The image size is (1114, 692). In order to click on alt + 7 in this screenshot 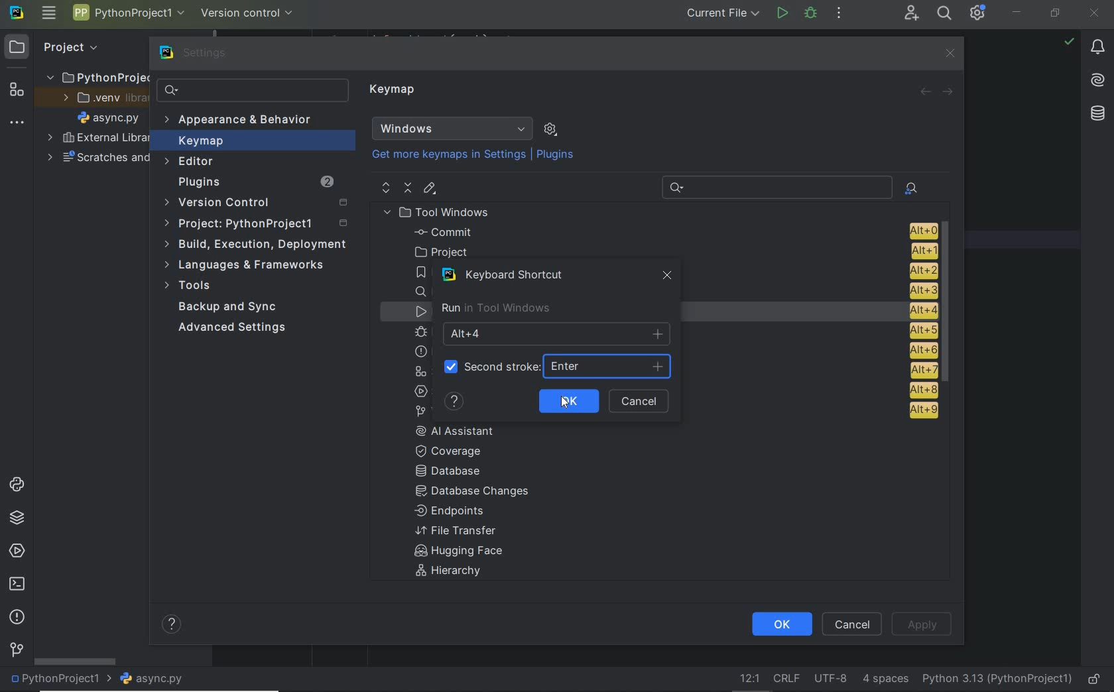, I will do `click(923, 370)`.